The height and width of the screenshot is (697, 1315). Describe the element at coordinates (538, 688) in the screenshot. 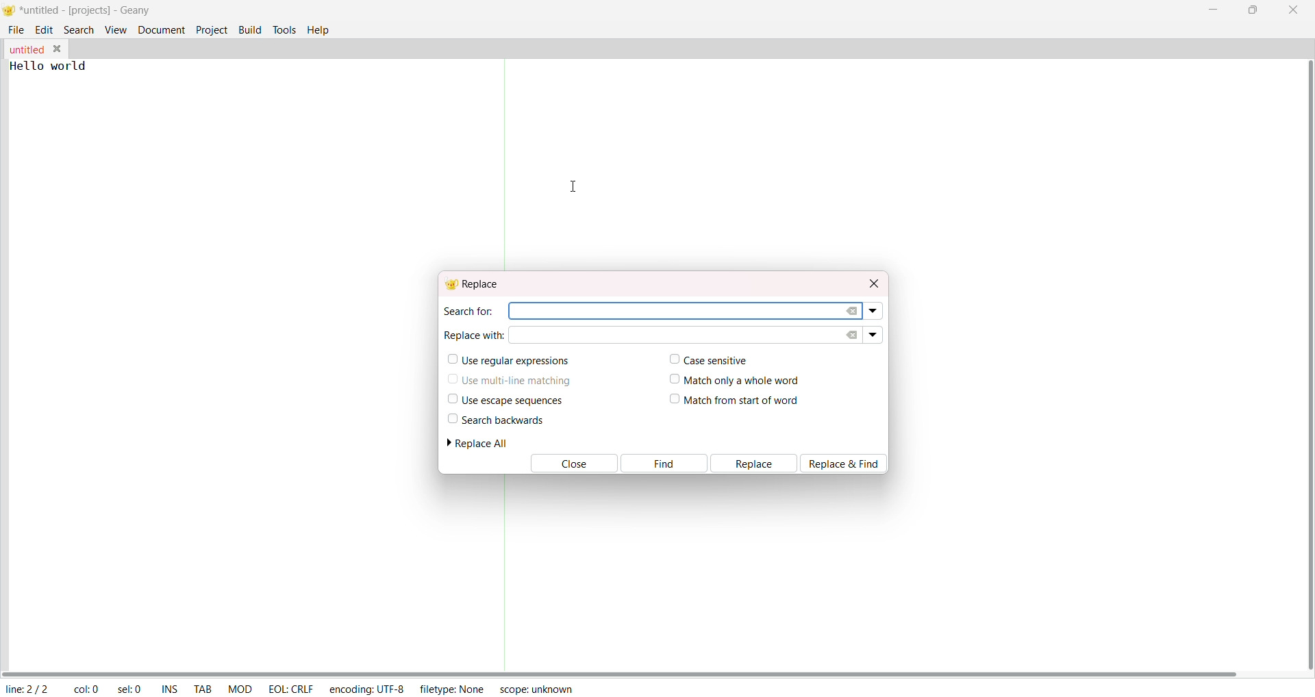

I see `scope: unknown` at that location.